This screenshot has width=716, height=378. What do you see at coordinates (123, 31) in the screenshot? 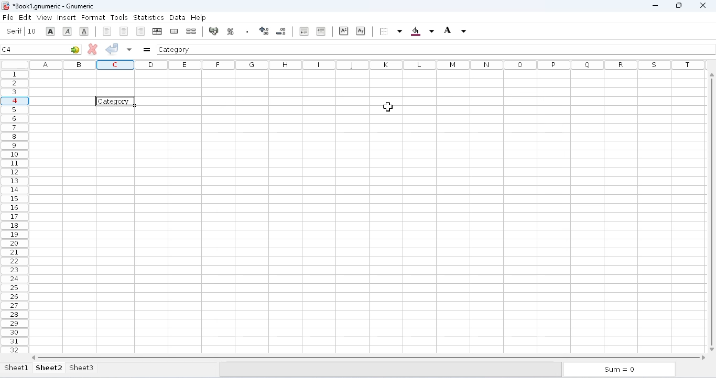
I see `align left` at bounding box center [123, 31].